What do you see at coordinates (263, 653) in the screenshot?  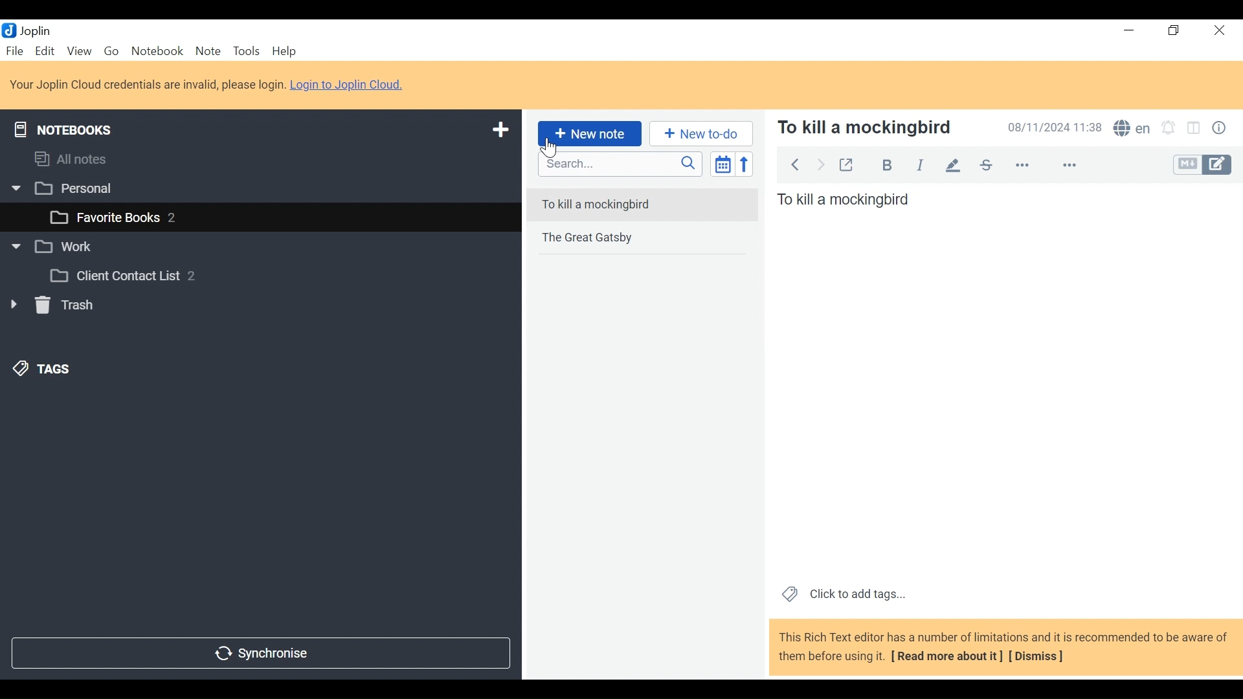 I see `Synchronise` at bounding box center [263, 653].